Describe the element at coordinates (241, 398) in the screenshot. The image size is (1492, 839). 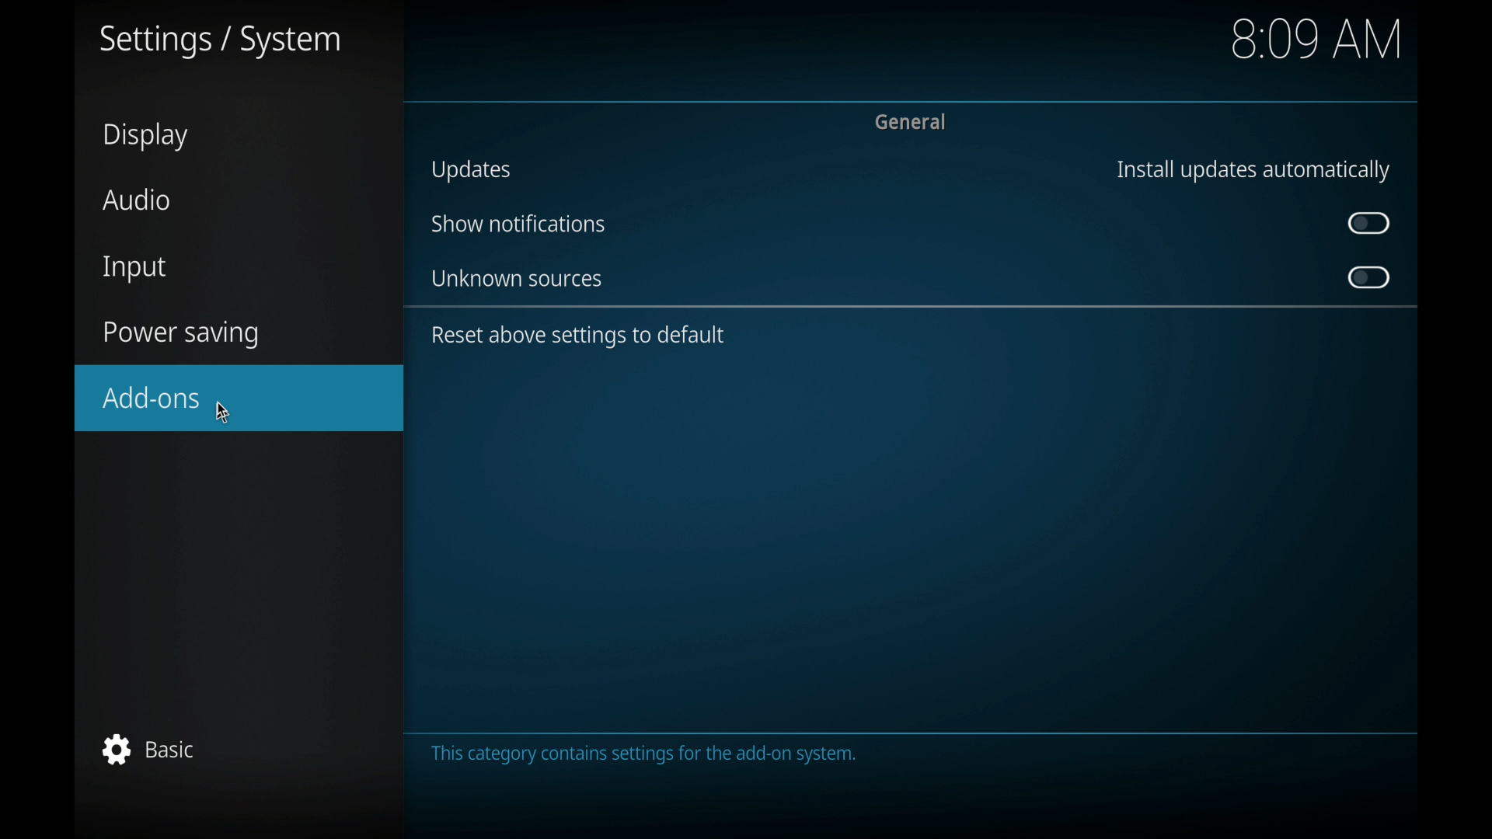
I see `add-ons` at that location.